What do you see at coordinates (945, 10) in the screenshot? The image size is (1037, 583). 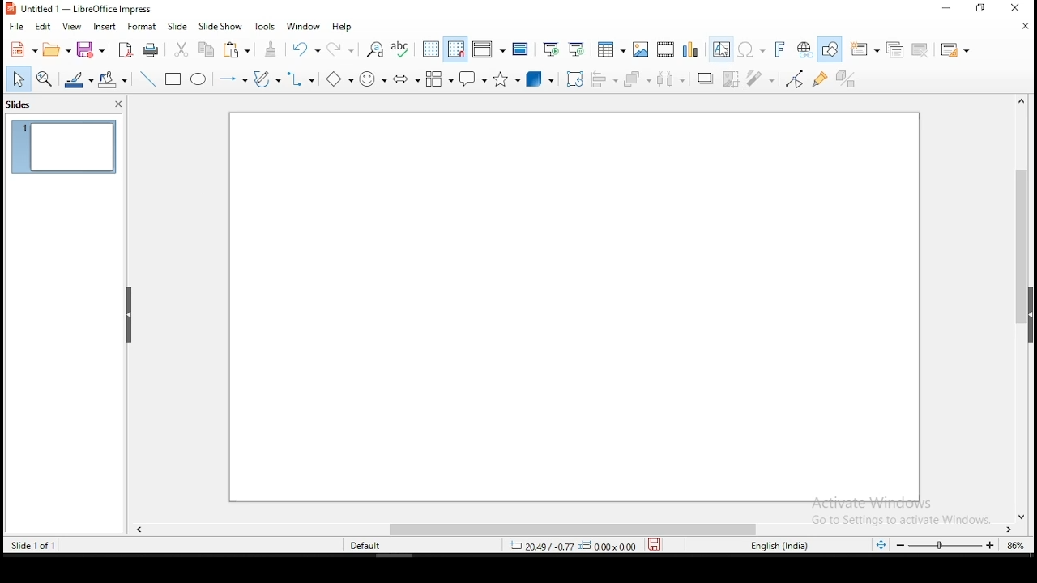 I see `minimize` at bounding box center [945, 10].